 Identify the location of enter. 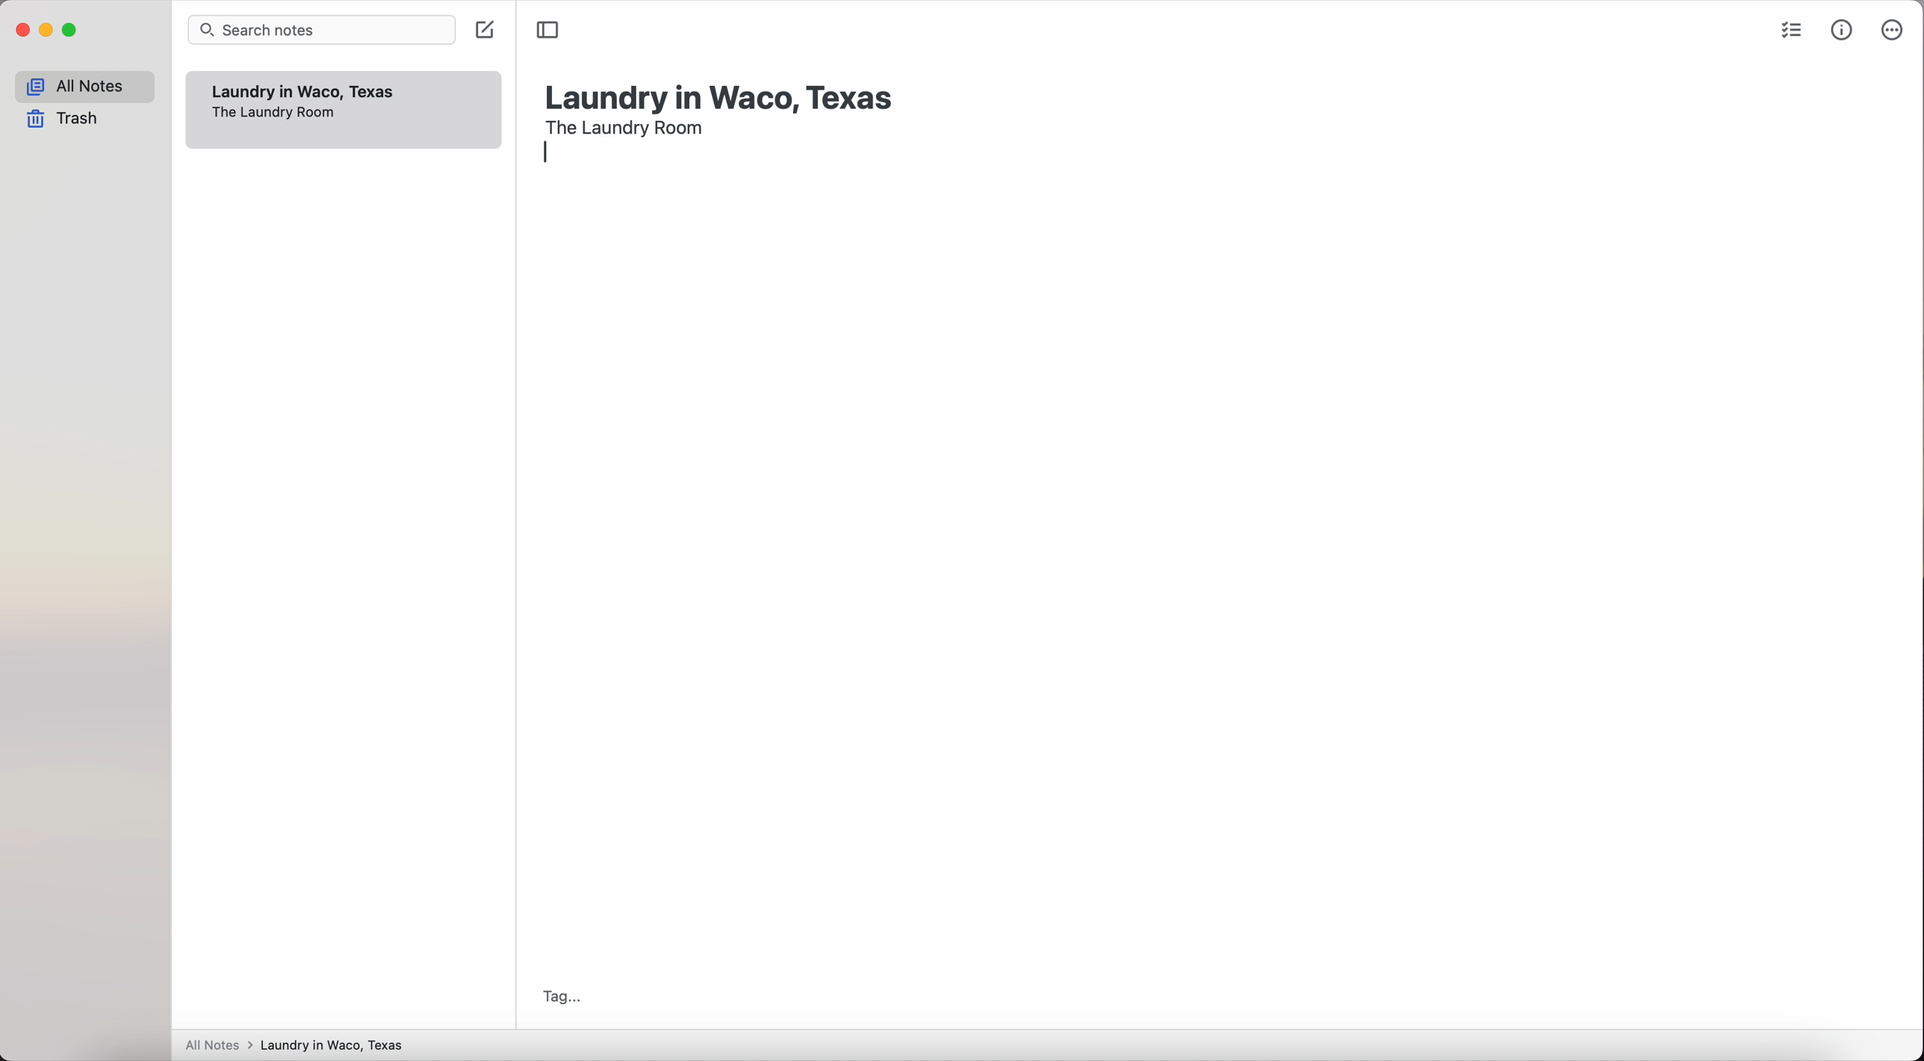
(552, 155).